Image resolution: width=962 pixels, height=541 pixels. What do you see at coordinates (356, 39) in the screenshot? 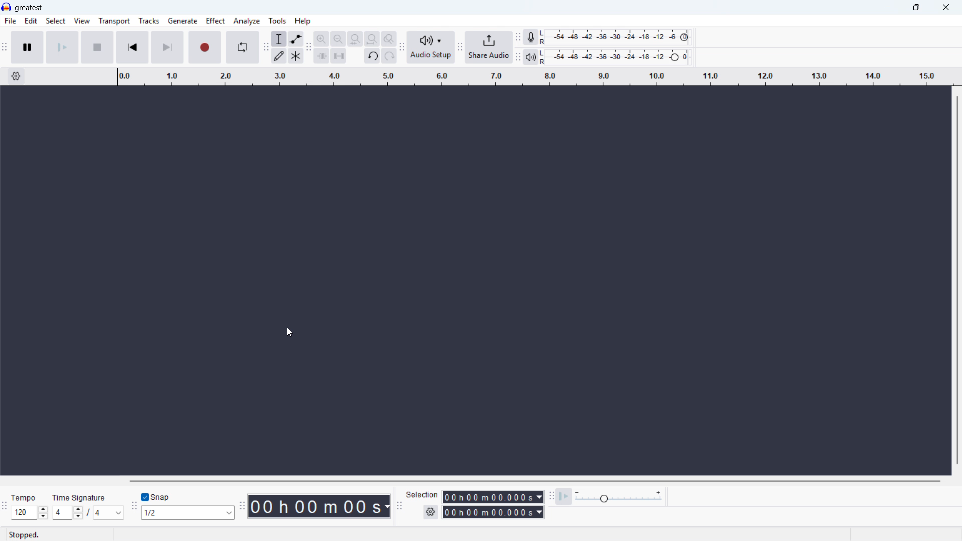
I see `Fit selection to width ` at bounding box center [356, 39].